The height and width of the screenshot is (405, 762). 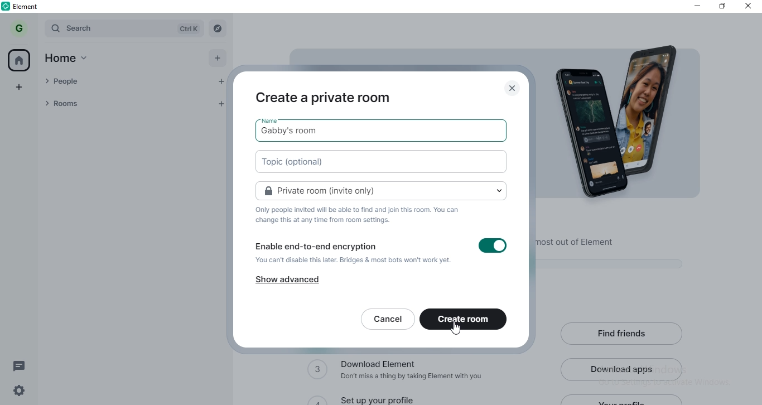 What do you see at coordinates (383, 129) in the screenshot?
I see `gabby's room` at bounding box center [383, 129].